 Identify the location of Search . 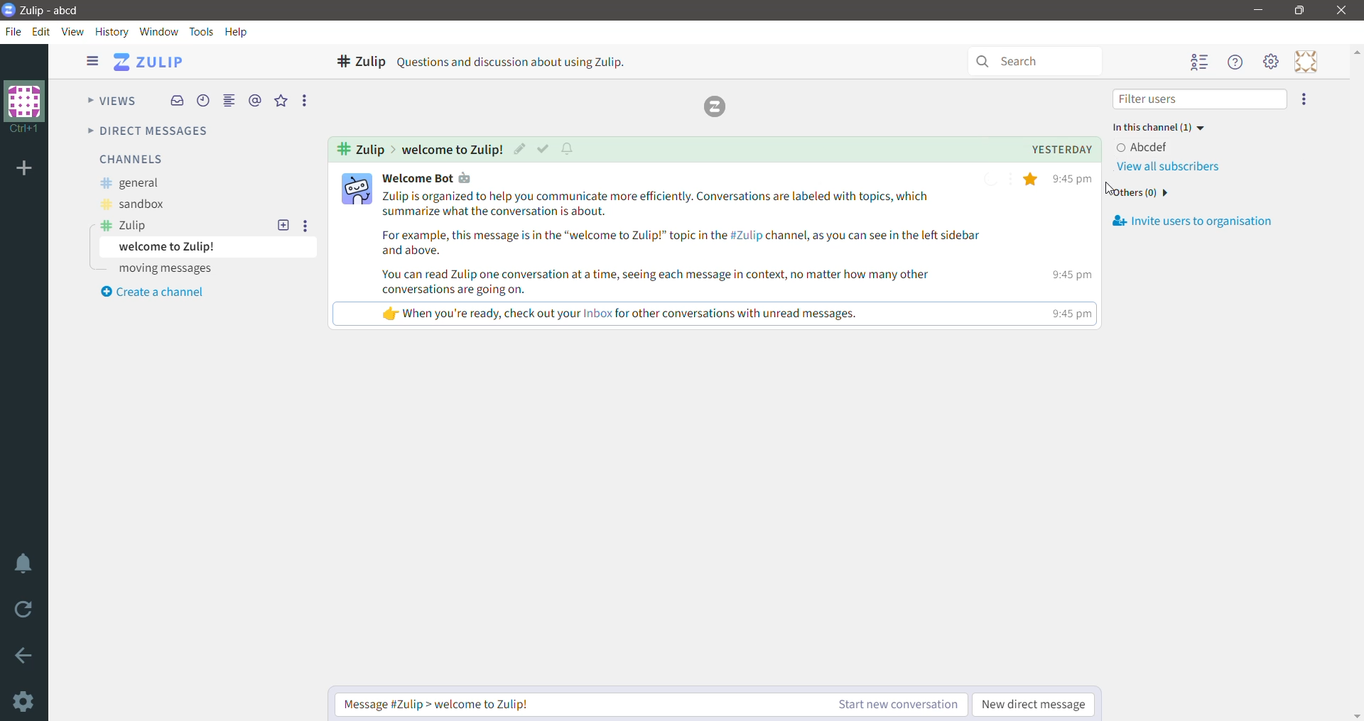
(1038, 59).